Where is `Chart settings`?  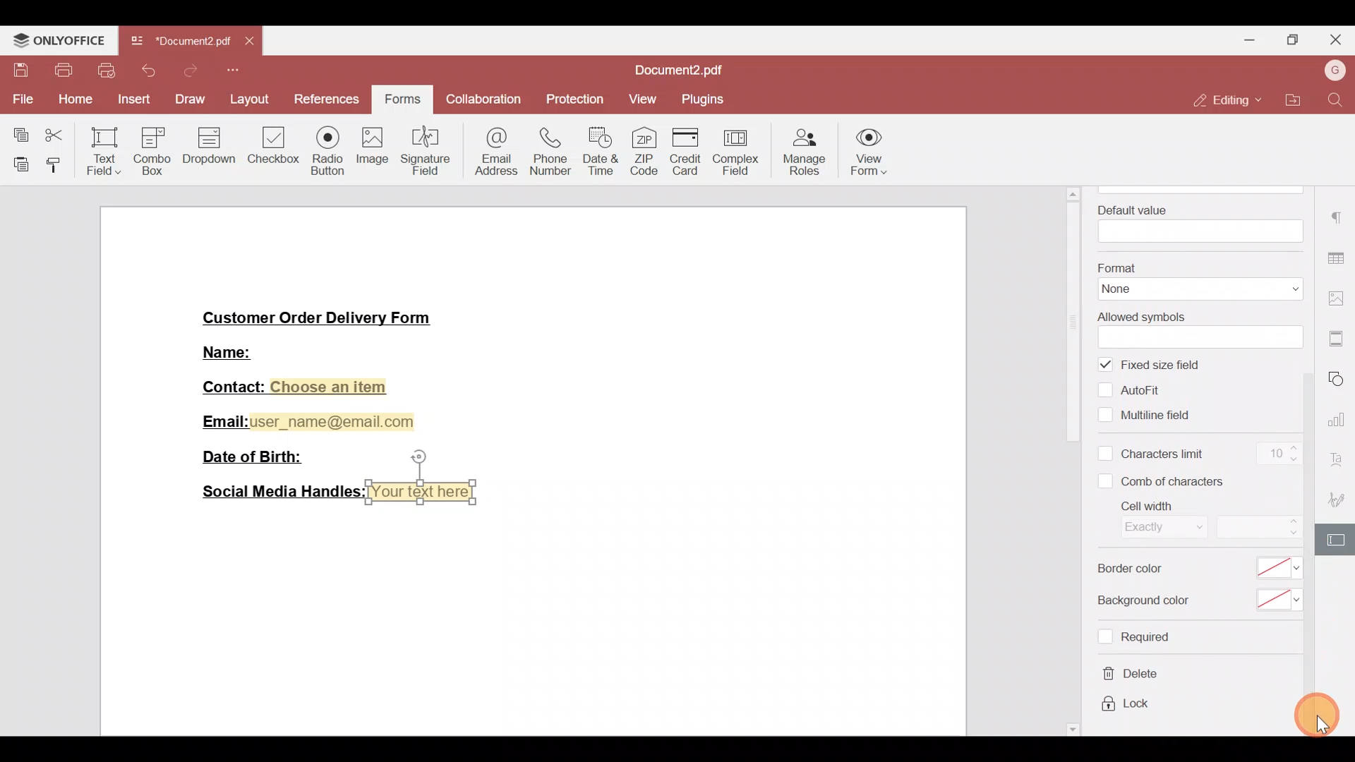
Chart settings is located at coordinates (1339, 420).